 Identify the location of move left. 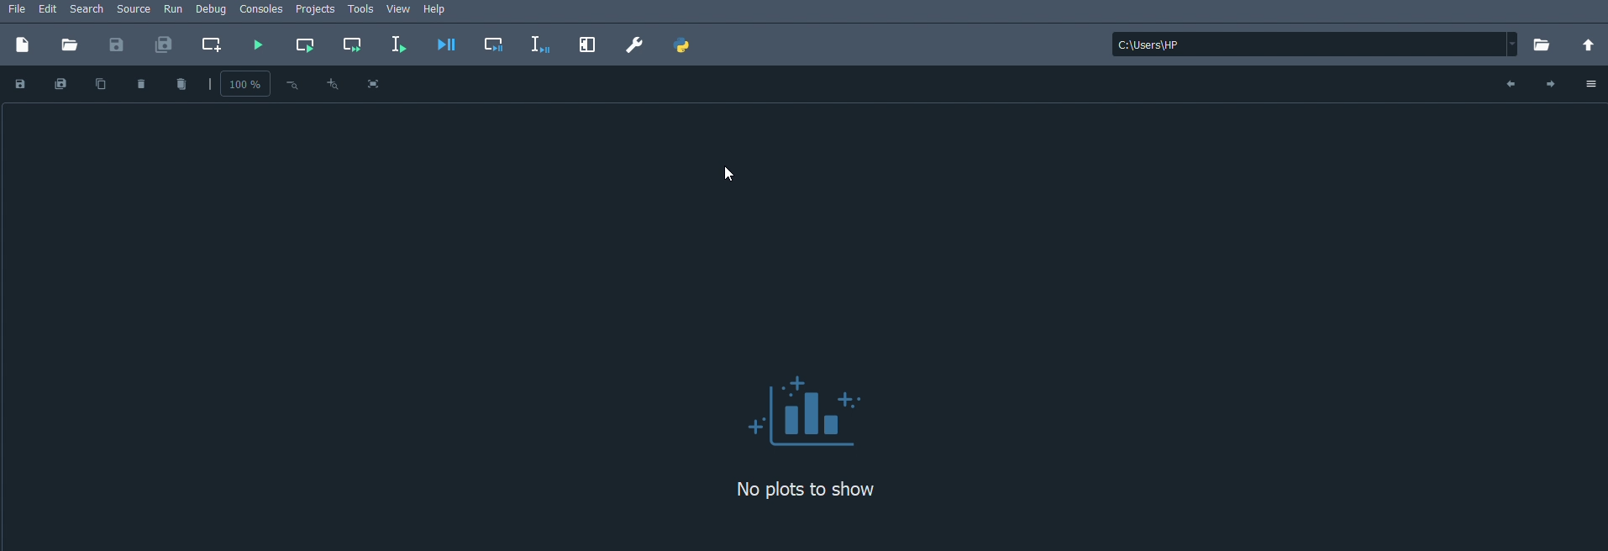
(1508, 84).